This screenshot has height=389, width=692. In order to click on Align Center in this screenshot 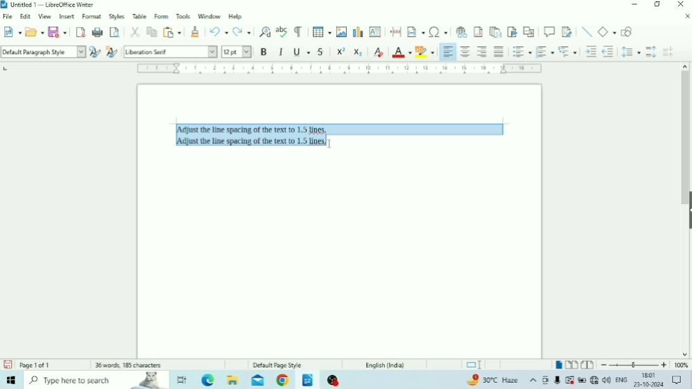, I will do `click(465, 51)`.